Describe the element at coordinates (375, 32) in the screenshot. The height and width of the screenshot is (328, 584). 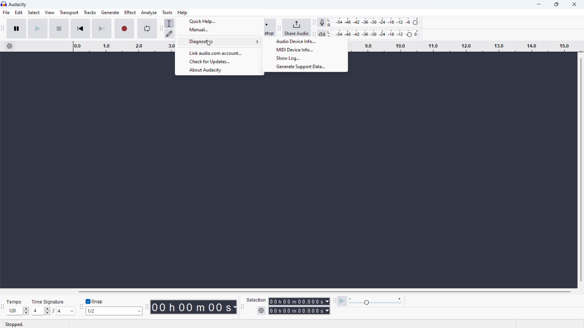
I see `playback level` at that location.